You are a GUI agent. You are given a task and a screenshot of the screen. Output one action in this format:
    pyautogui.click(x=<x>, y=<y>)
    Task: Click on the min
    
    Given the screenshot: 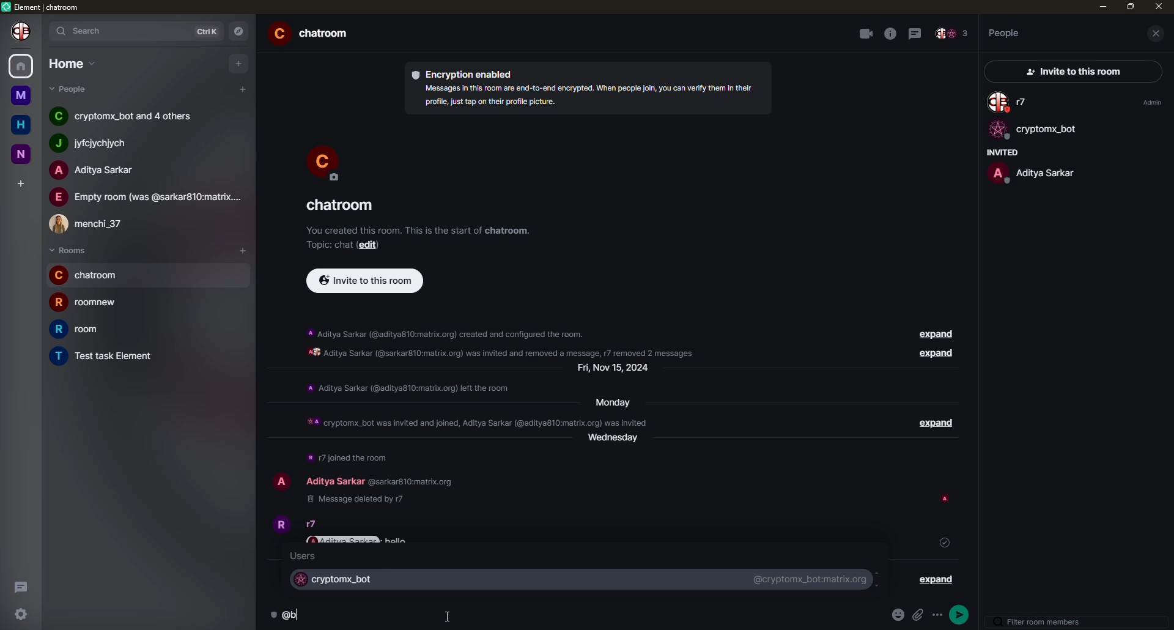 What is the action you would take?
    pyautogui.click(x=1101, y=6)
    